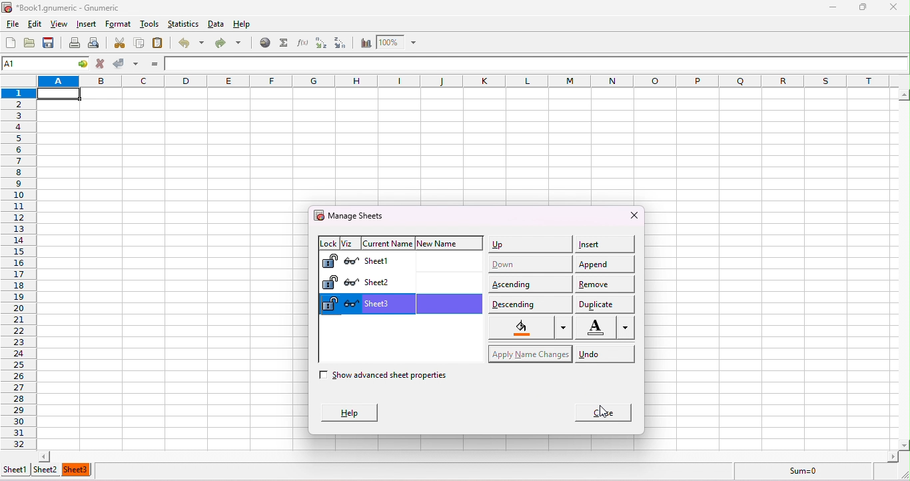 The height and width of the screenshot is (481, 910). What do you see at coordinates (330, 282) in the screenshot?
I see `Lock sheet 2` at bounding box center [330, 282].